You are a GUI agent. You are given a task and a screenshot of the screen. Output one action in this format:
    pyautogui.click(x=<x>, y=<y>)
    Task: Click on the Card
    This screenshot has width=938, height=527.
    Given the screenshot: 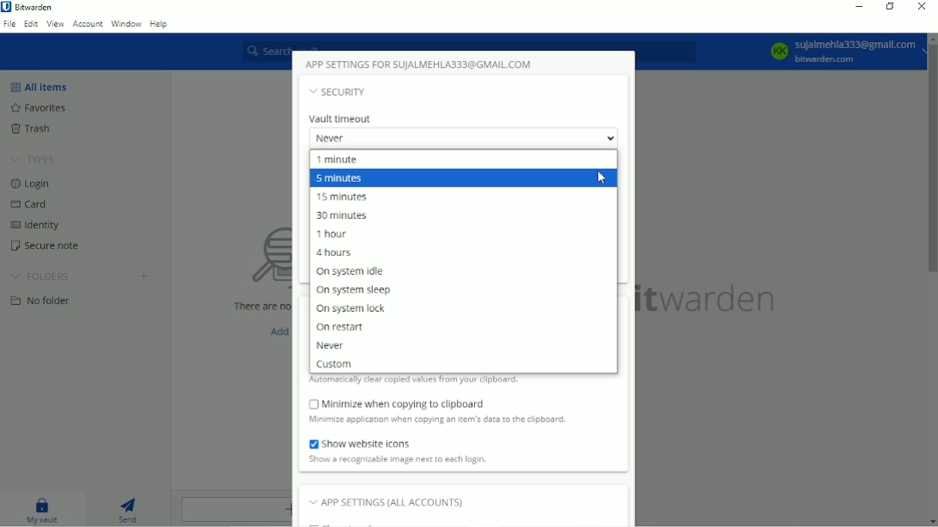 What is the action you would take?
    pyautogui.click(x=32, y=205)
    